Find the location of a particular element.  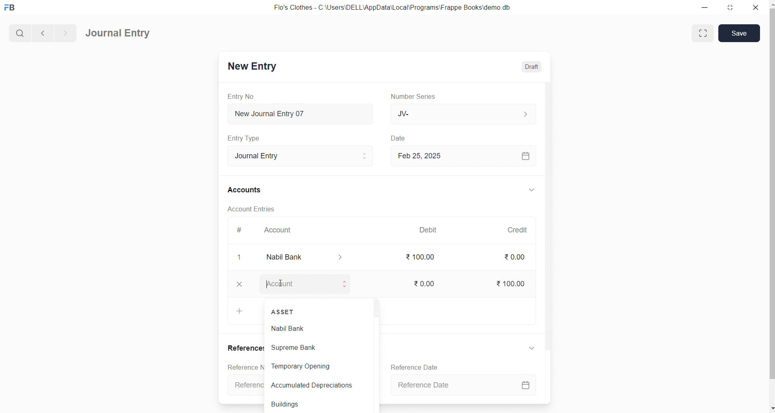

search is located at coordinates (19, 32).